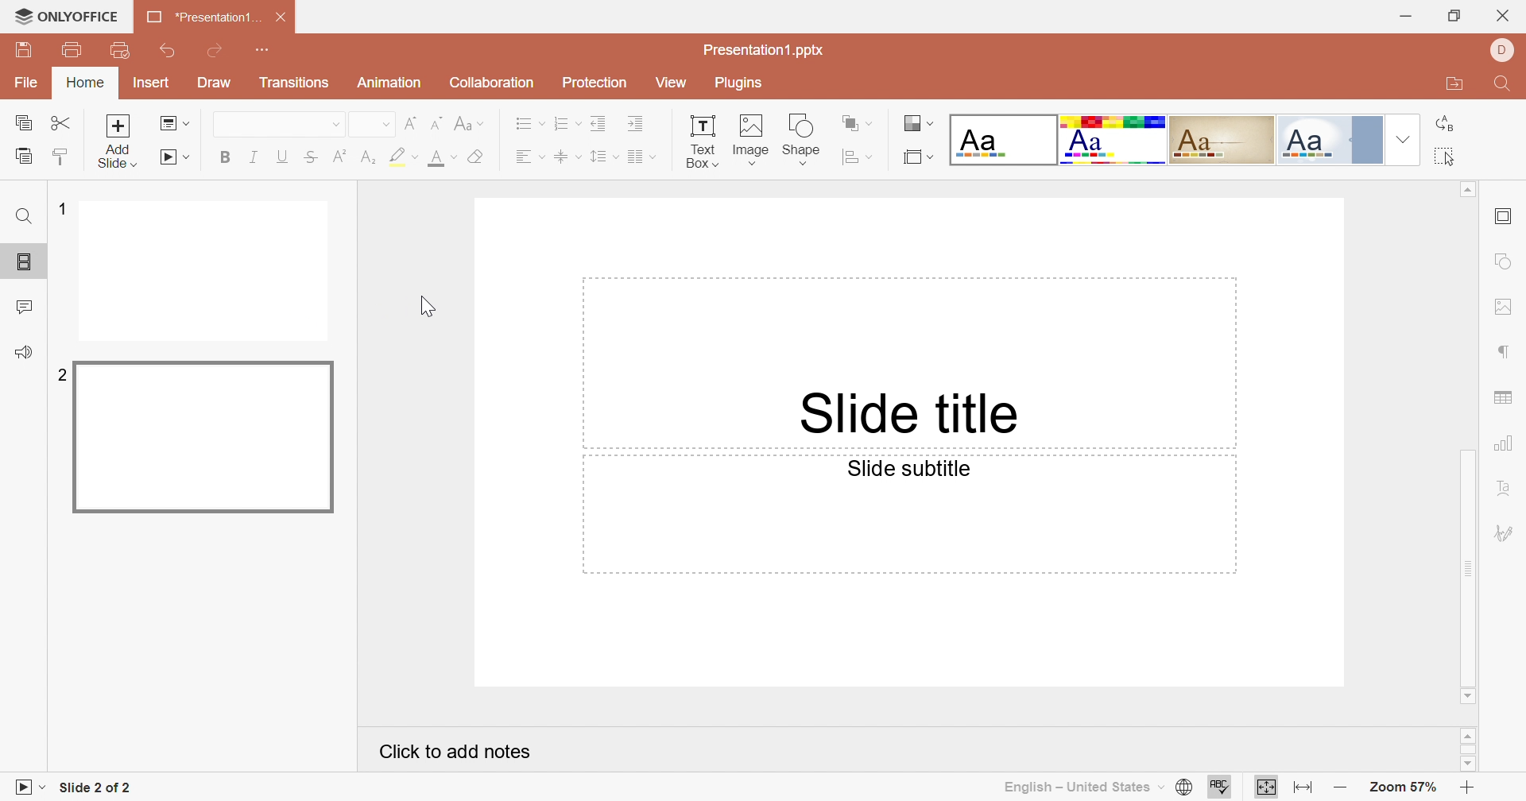 This screenshot has height=801, width=1526. Describe the element at coordinates (20, 263) in the screenshot. I see `Slides` at that location.